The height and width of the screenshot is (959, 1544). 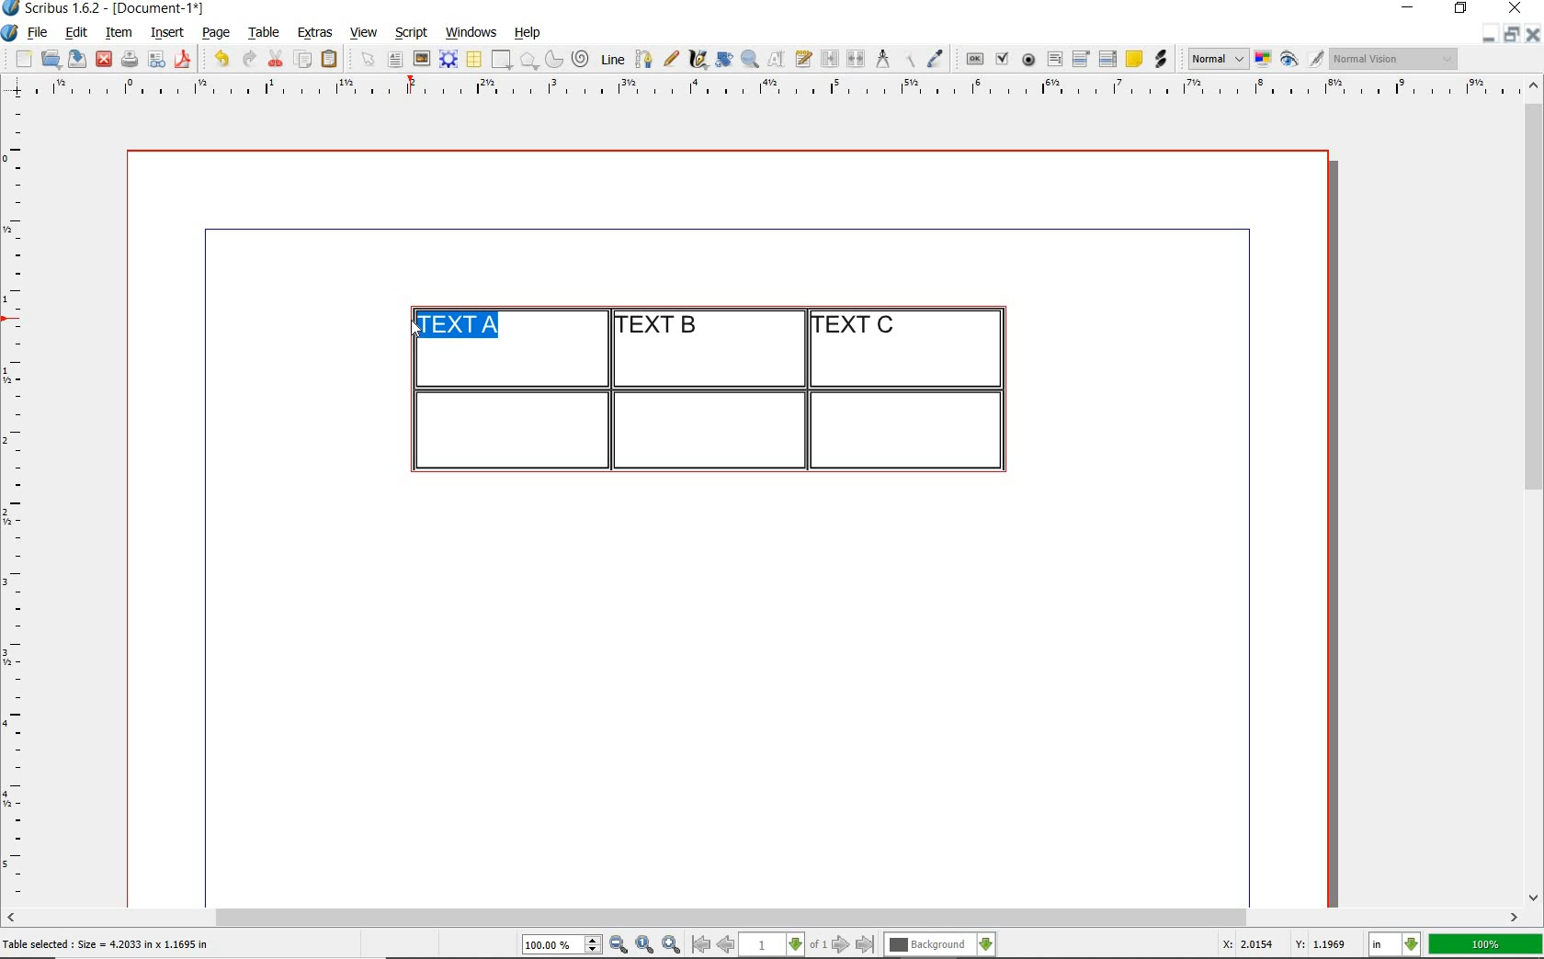 I want to click on pdf check box, so click(x=1001, y=60).